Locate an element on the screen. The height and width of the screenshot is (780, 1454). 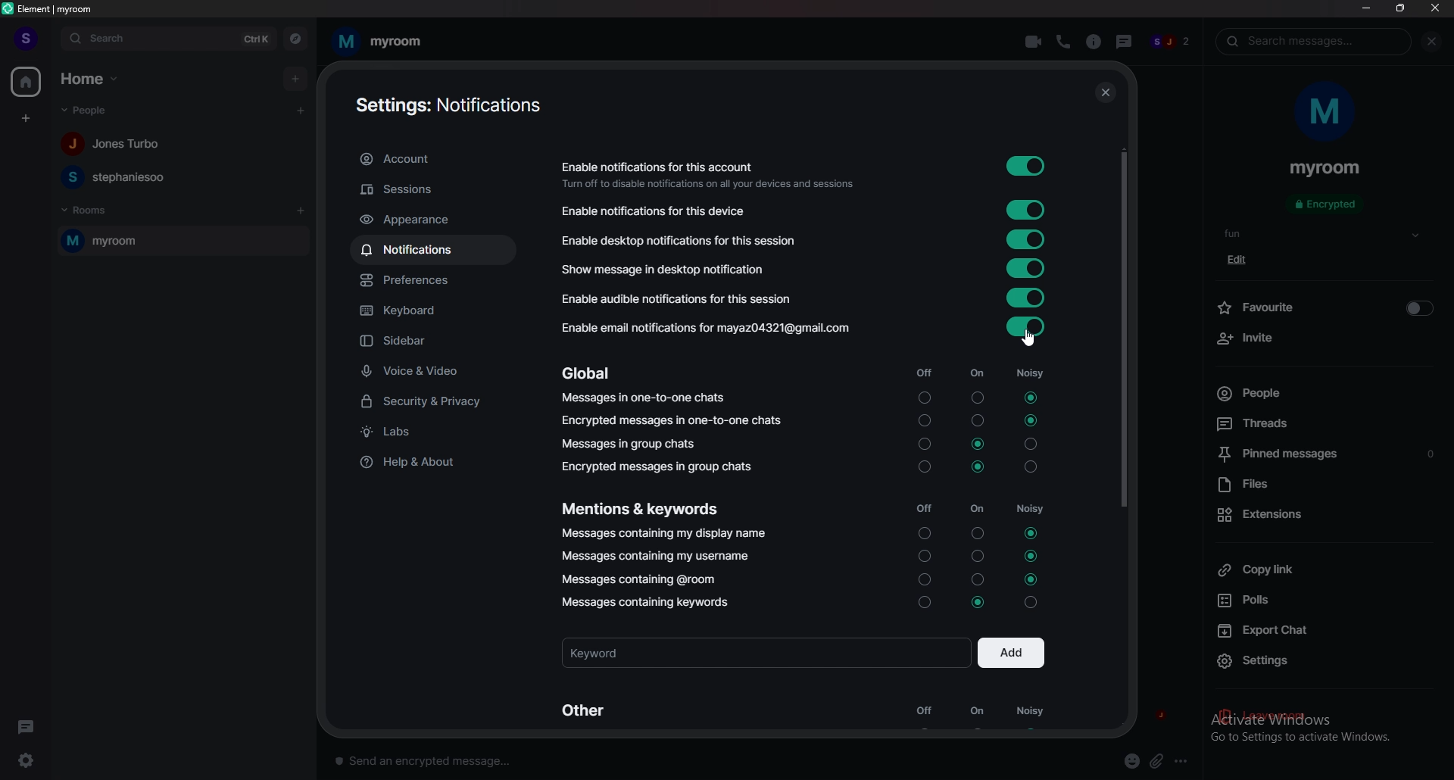
enable notifications for this account is located at coordinates (801, 171).